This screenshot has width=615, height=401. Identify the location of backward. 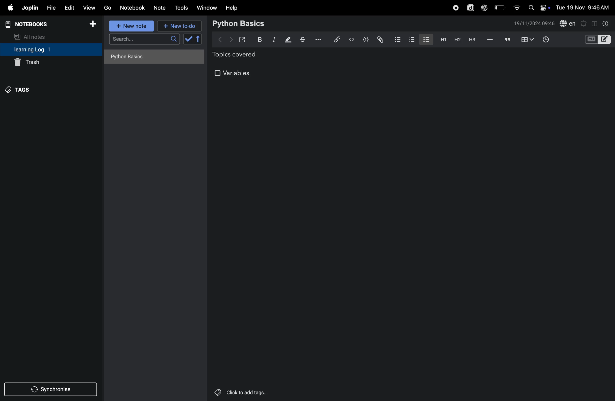
(220, 39).